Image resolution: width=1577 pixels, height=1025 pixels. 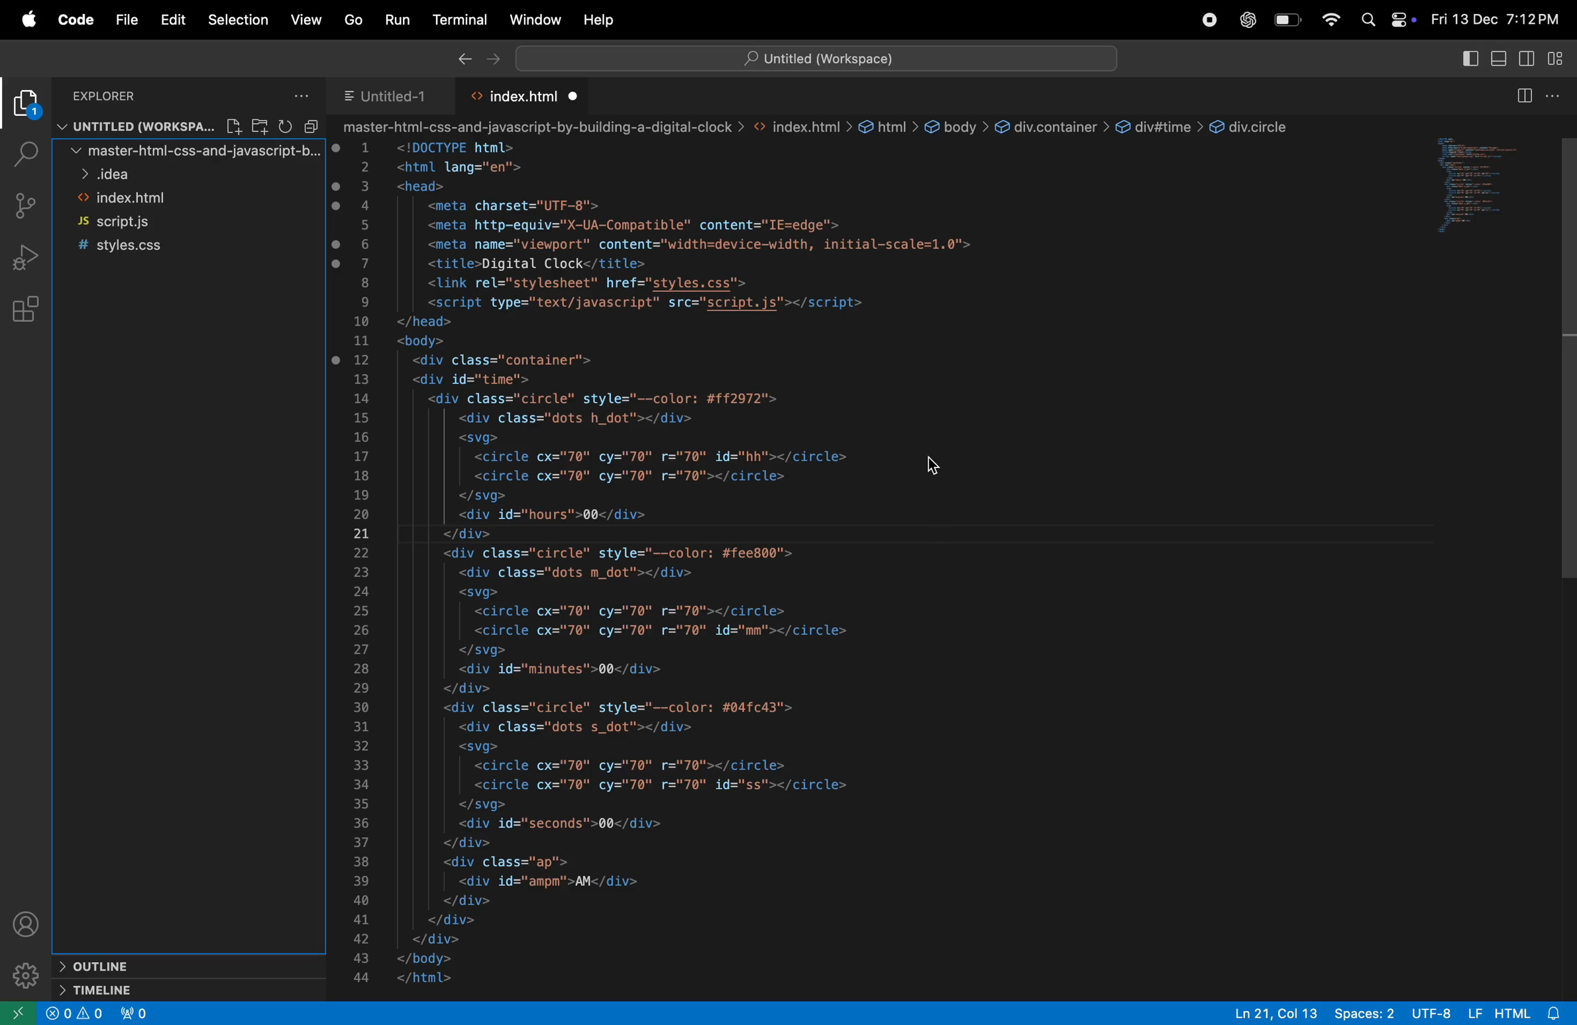 I want to click on profile, so click(x=31, y=927).